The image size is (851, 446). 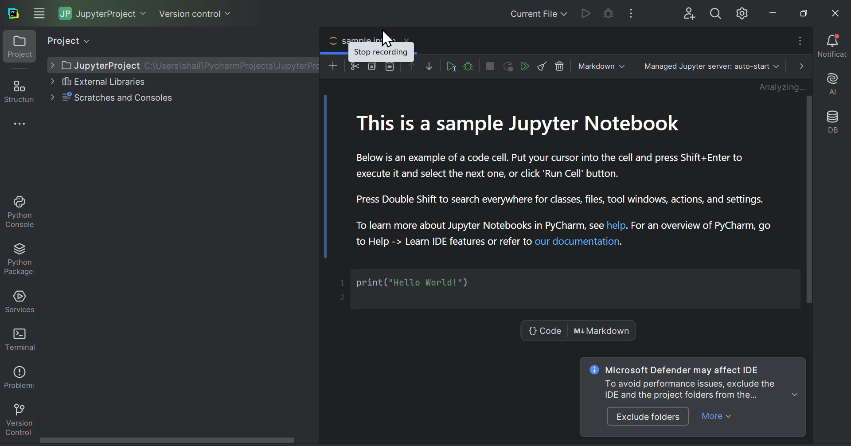 What do you see at coordinates (372, 66) in the screenshot?
I see `copy cell` at bounding box center [372, 66].